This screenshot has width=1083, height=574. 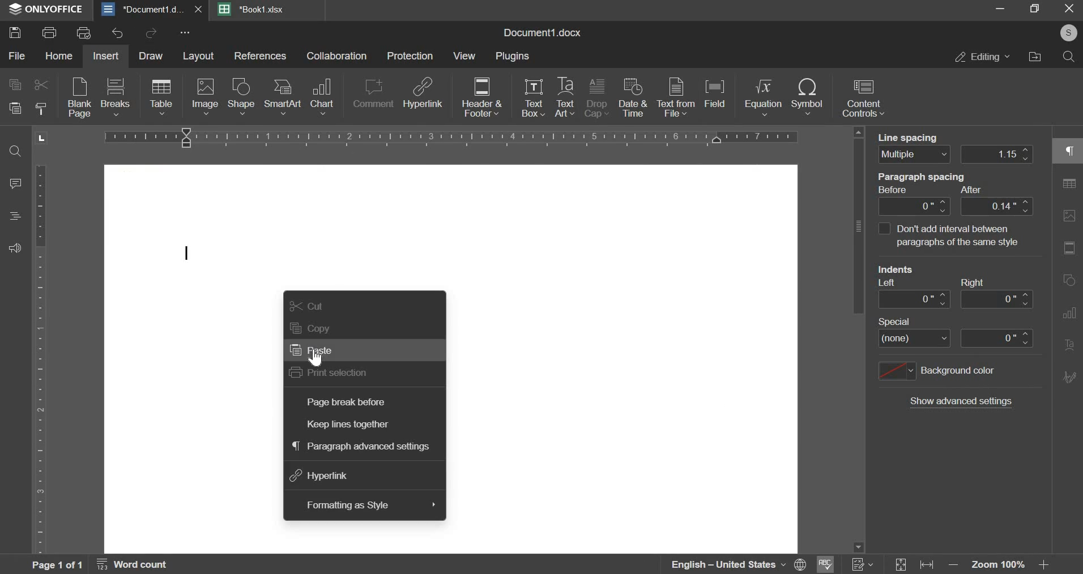 I want to click on smart art, so click(x=282, y=99).